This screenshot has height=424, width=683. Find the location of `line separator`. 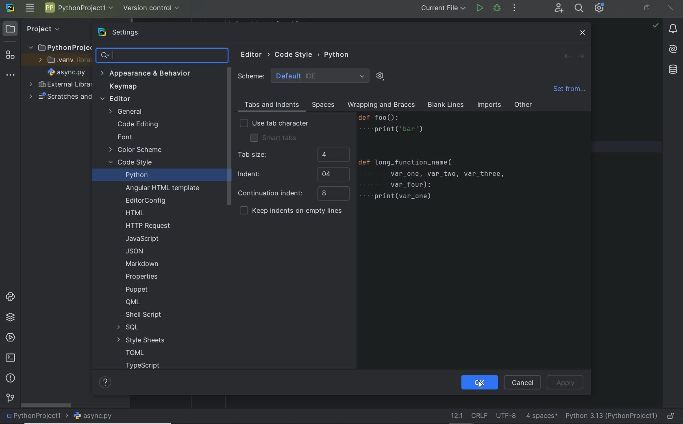

line separator is located at coordinates (481, 415).